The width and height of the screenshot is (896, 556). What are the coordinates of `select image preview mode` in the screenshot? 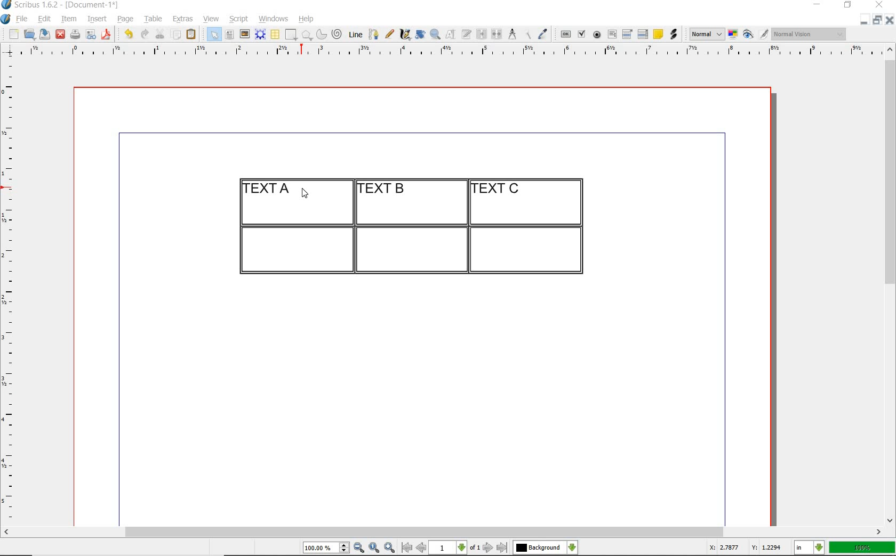 It's located at (706, 35).